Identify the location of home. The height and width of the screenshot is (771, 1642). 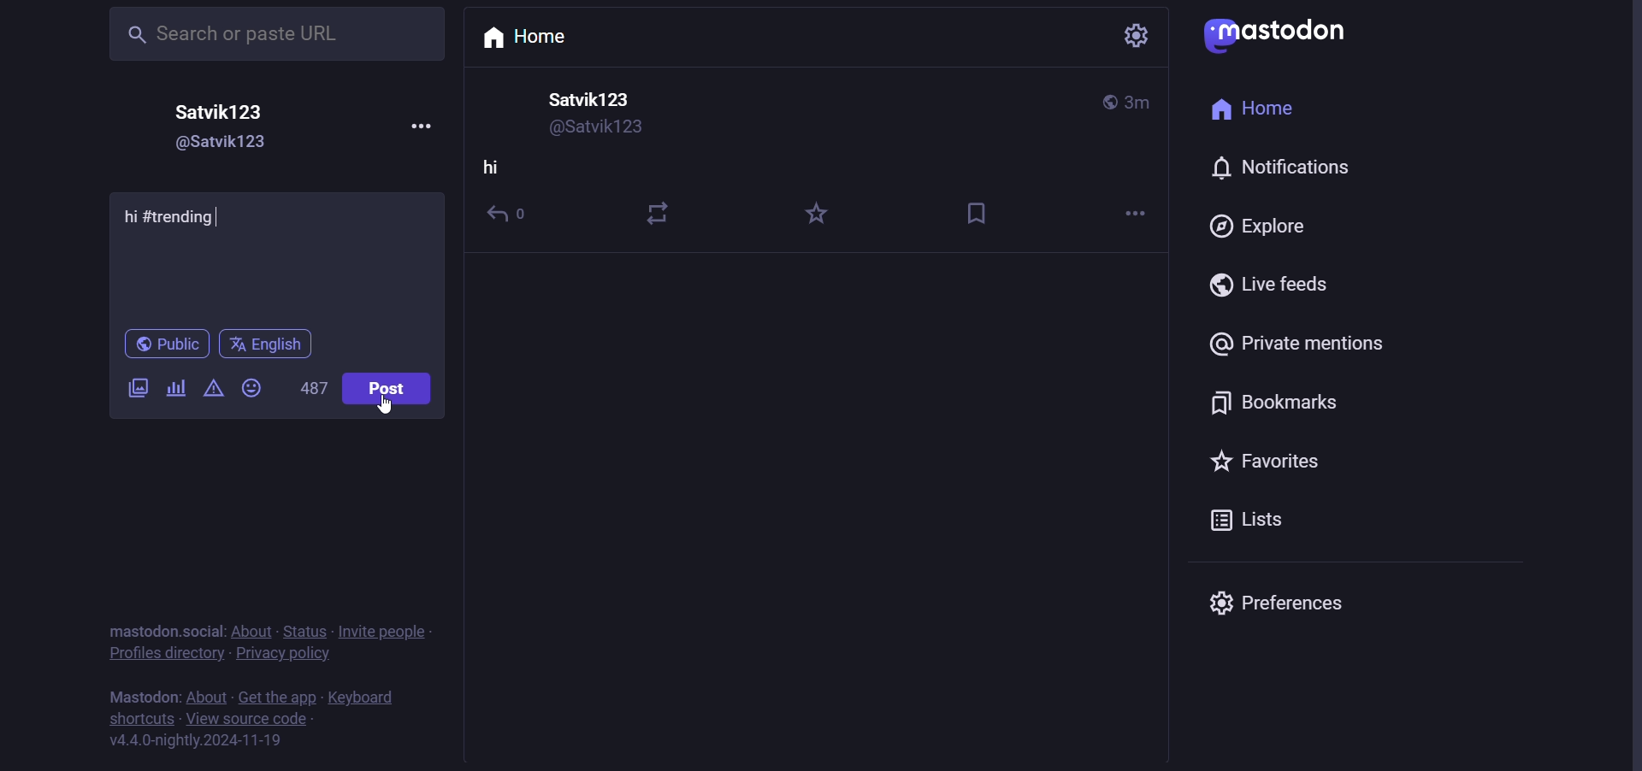
(1252, 110).